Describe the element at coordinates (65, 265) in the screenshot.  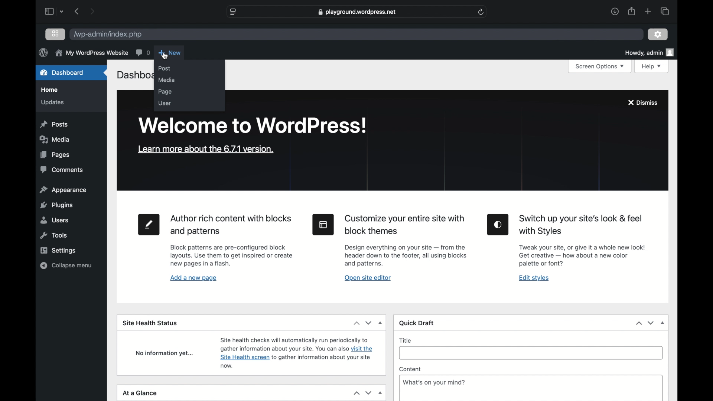
I see `collapse menu` at that location.